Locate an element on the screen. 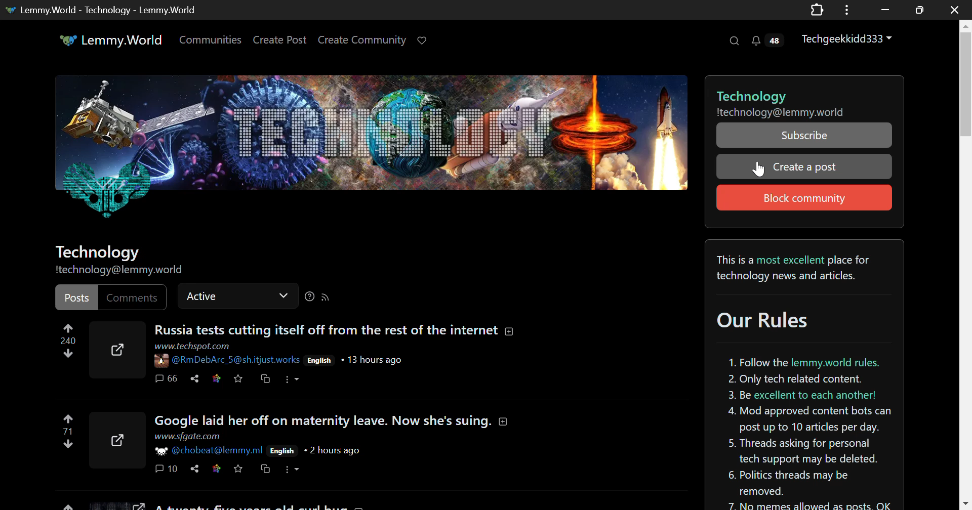 This screenshot has height=510, width=972. Comments is located at coordinates (132, 296).